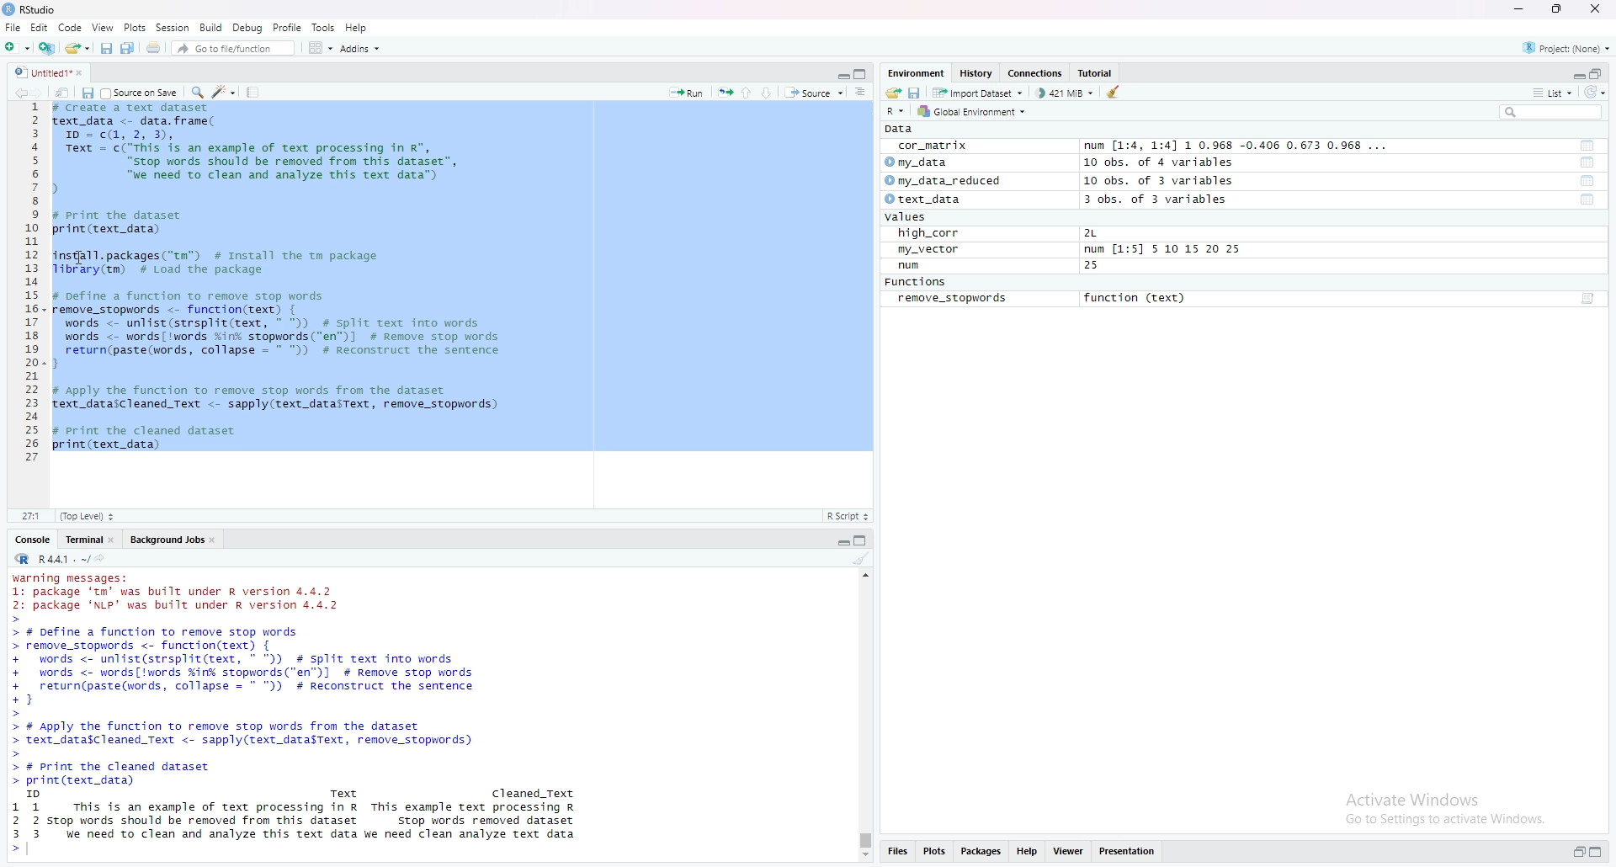 The image size is (1616, 867). What do you see at coordinates (1135, 298) in the screenshot?
I see `function(text)` at bounding box center [1135, 298].